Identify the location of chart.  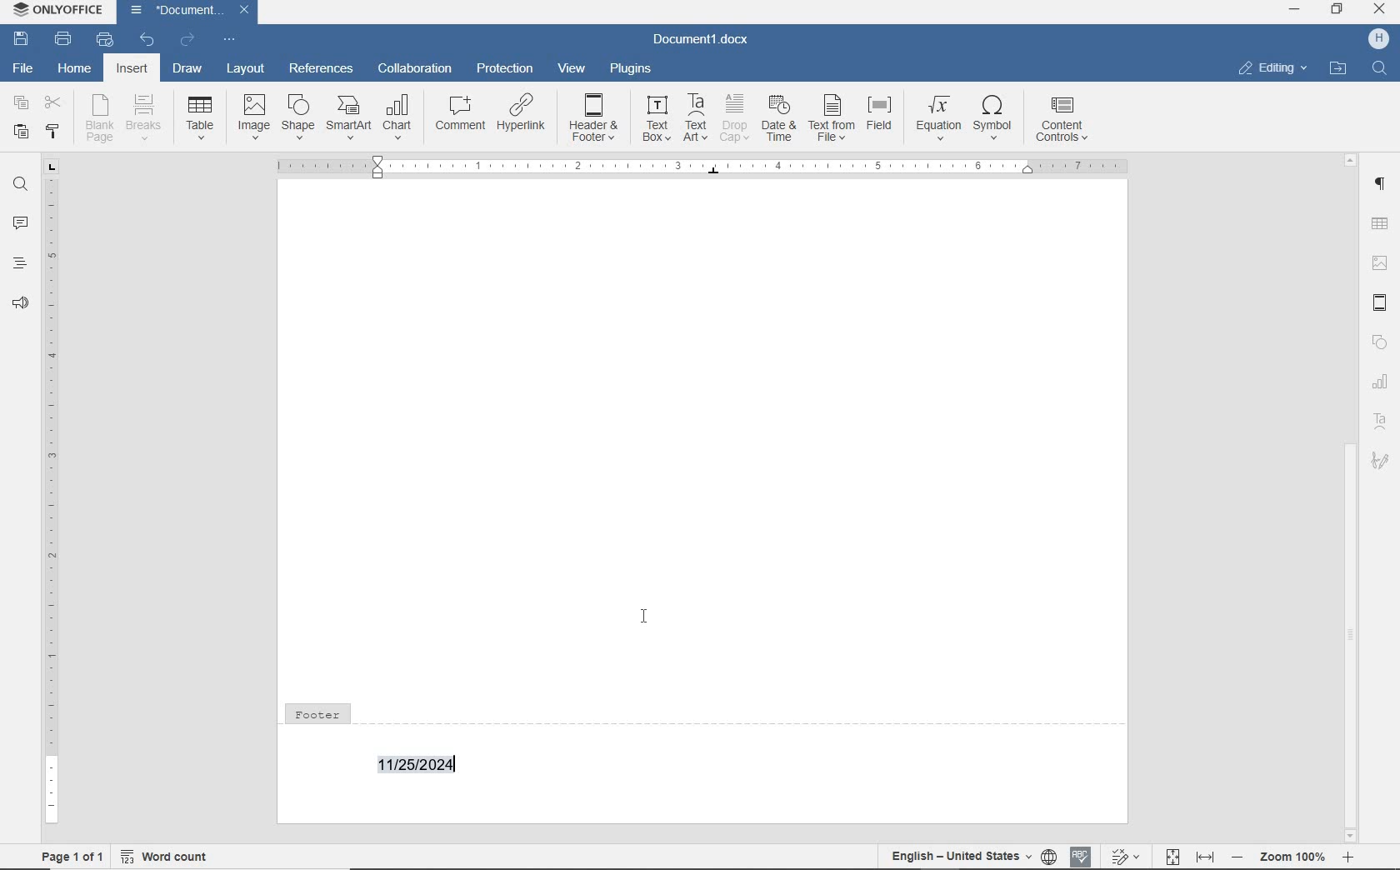
(1382, 389).